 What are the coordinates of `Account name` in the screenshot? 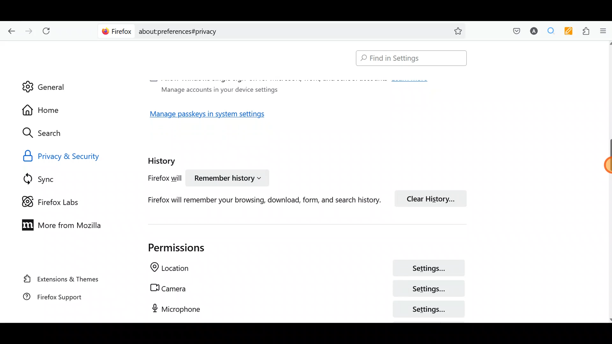 It's located at (532, 32).